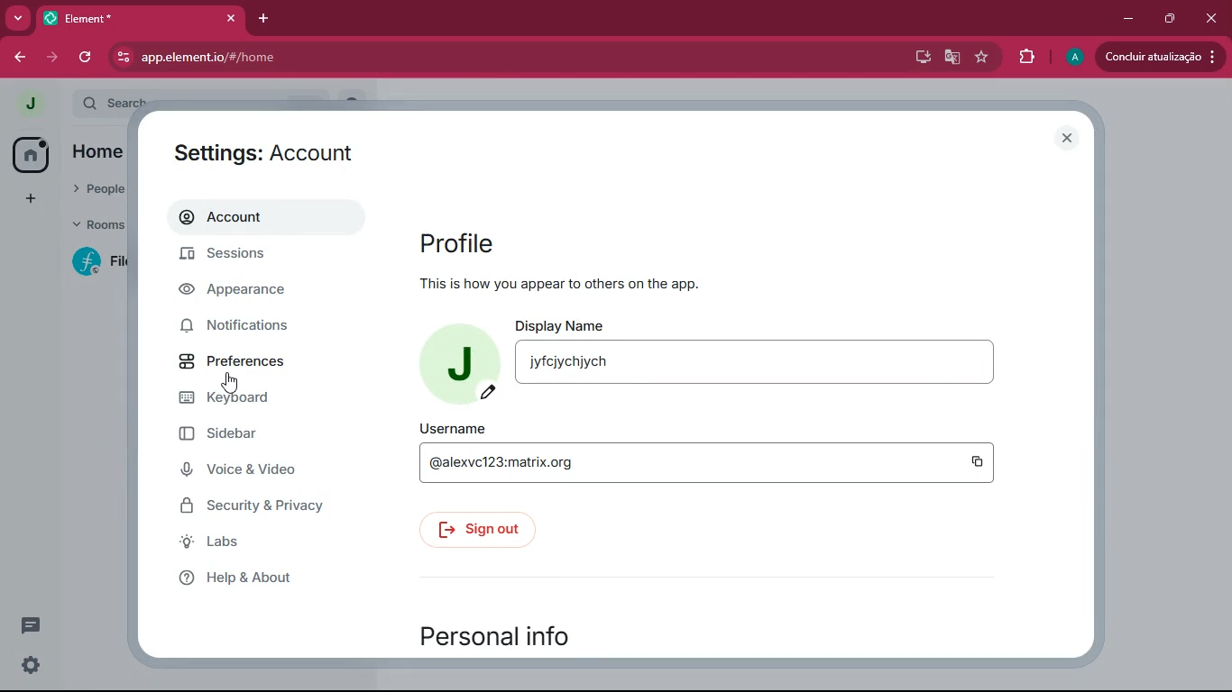  What do you see at coordinates (1161, 56) in the screenshot?
I see `concluir atualizacao` at bounding box center [1161, 56].